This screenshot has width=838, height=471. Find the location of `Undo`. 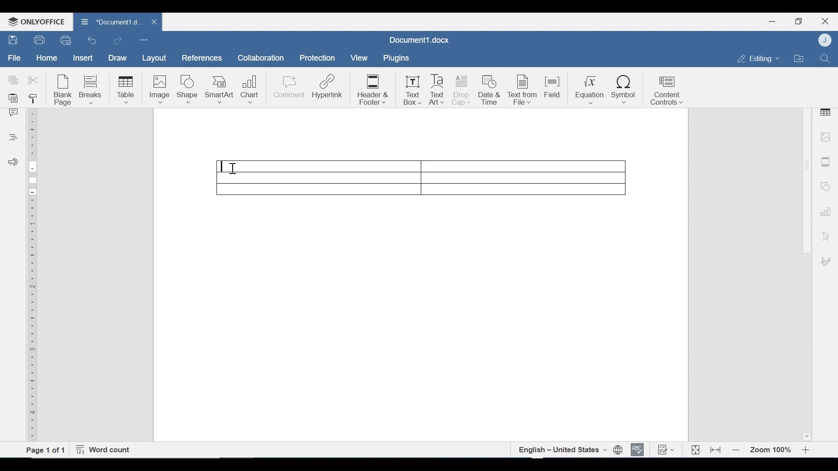

Undo is located at coordinates (92, 40).